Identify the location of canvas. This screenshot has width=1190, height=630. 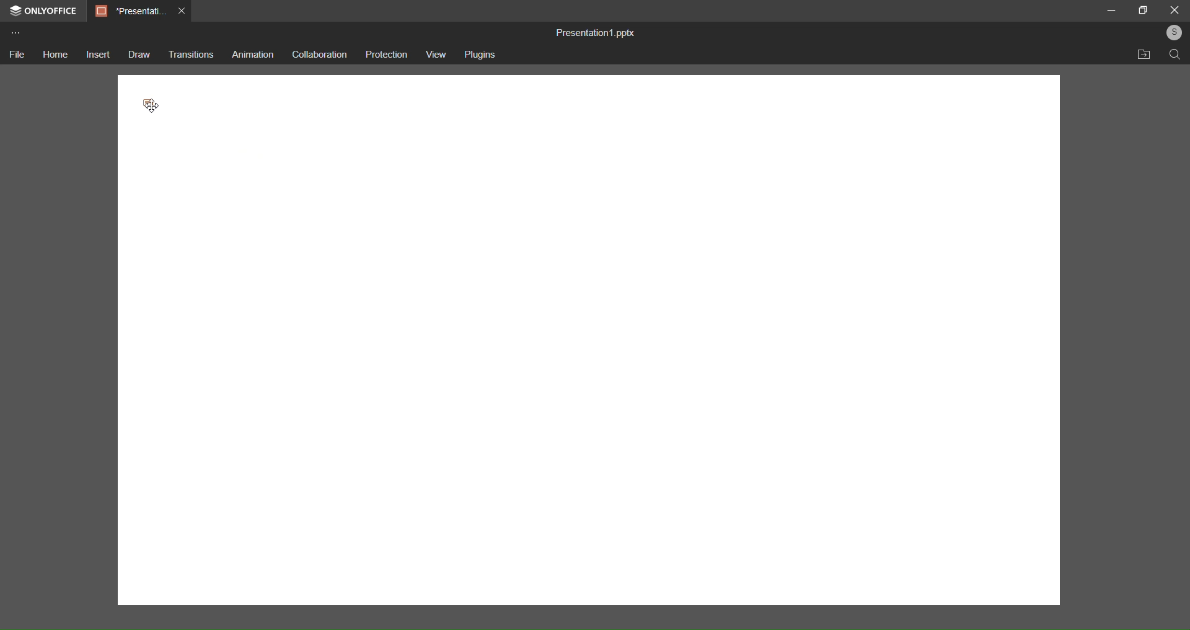
(586, 364).